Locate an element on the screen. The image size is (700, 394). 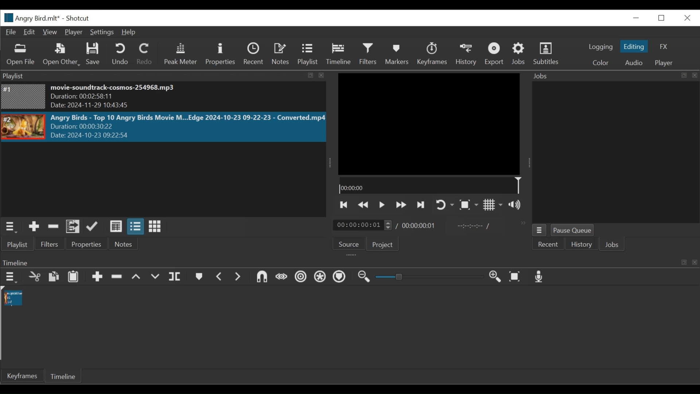
Save is located at coordinates (94, 54).